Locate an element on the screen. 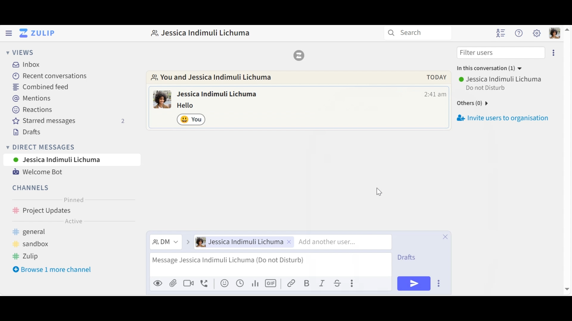  Add GIF is located at coordinates (271, 283).